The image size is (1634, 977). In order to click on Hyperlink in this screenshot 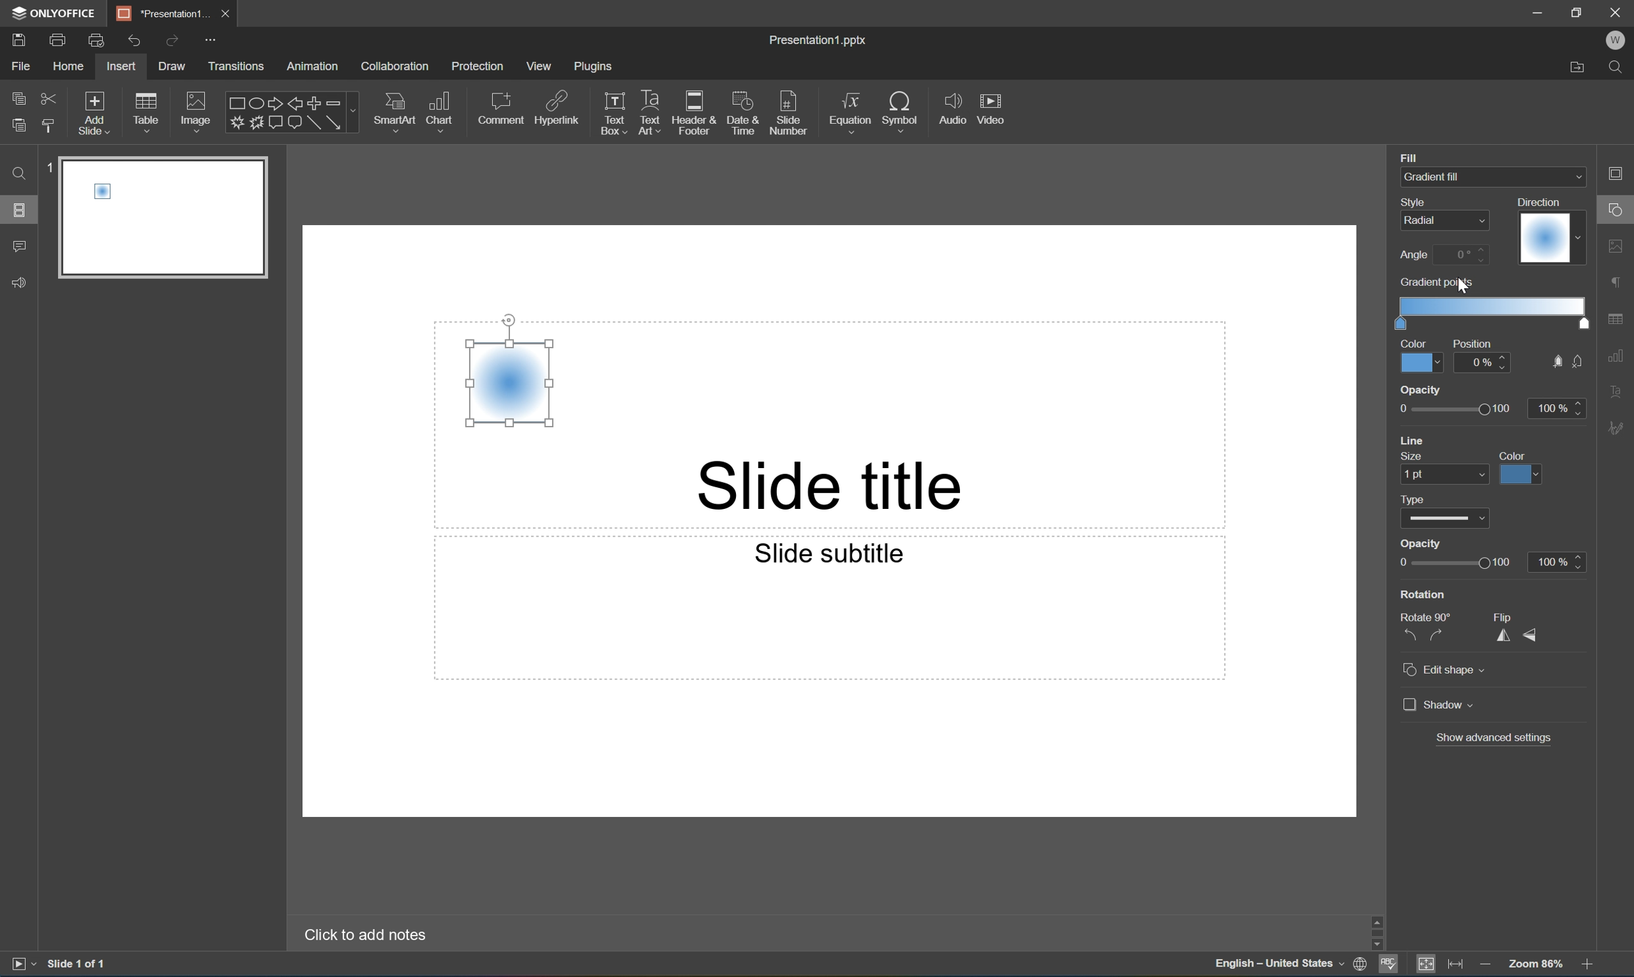, I will do `click(557, 106)`.